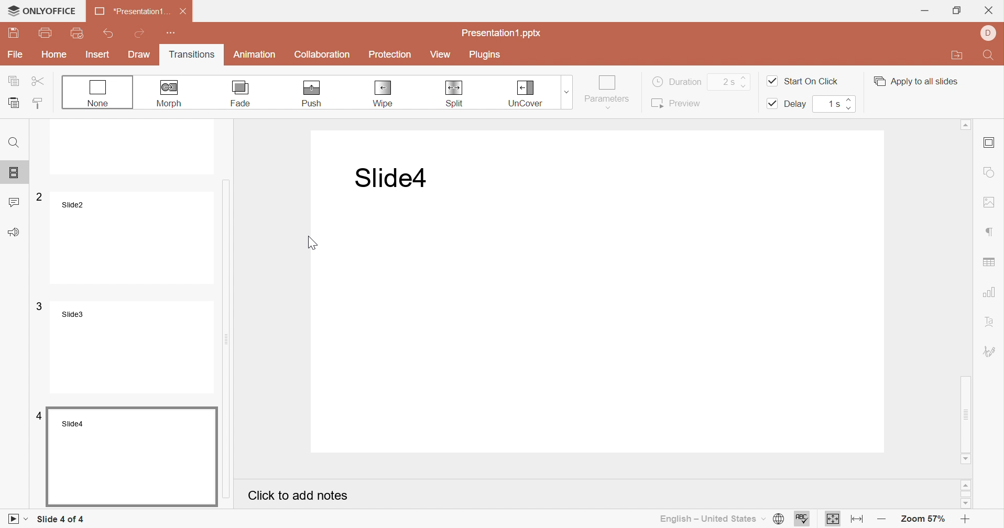  Describe the element at coordinates (134, 149) in the screenshot. I see `Slide 1` at that location.